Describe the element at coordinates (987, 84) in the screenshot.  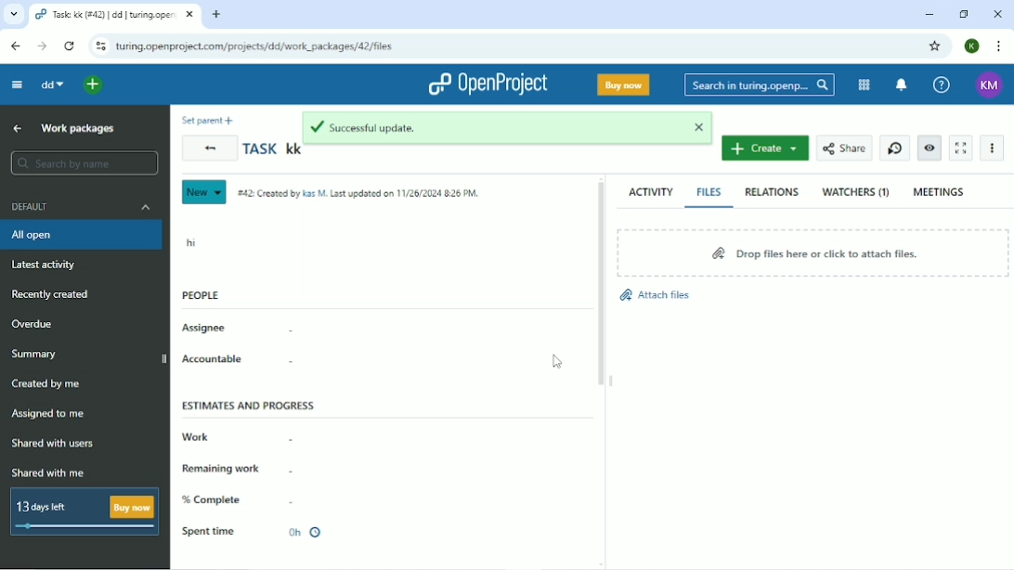
I see `KM` at that location.